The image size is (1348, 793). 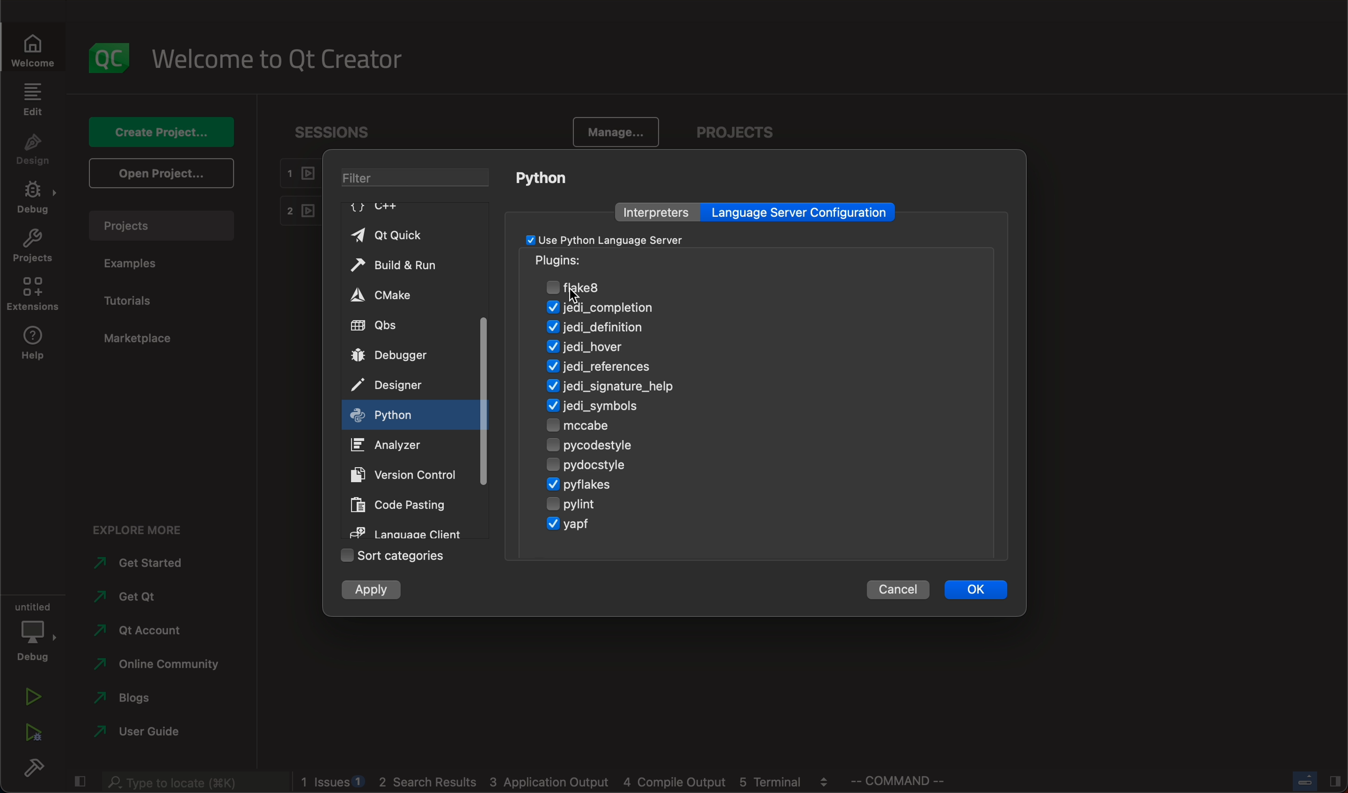 What do you see at coordinates (605, 241) in the screenshot?
I see `checkbox` at bounding box center [605, 241].